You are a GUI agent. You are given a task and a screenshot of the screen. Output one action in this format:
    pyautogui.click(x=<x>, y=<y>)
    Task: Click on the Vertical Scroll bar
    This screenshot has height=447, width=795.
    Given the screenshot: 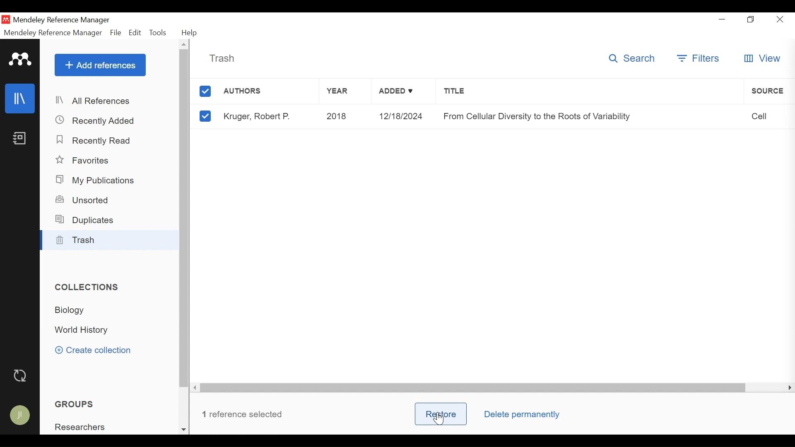 What is the action you would take?
    pyautogui.click(x=185, y=220)
    